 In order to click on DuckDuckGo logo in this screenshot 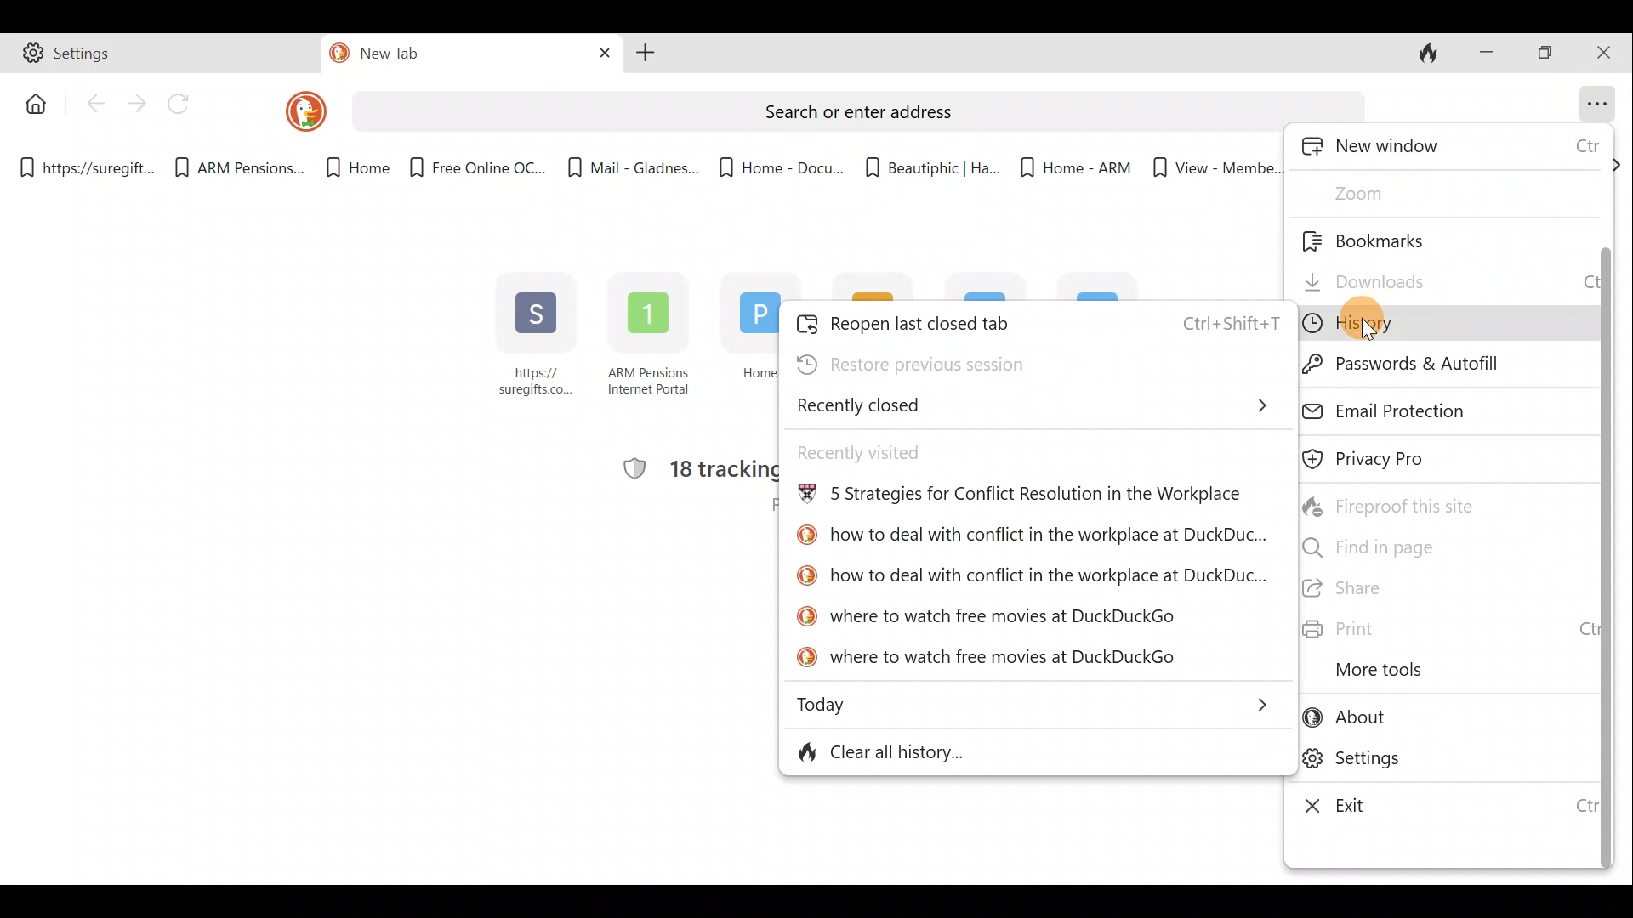, I will do `click(294, 110)`.